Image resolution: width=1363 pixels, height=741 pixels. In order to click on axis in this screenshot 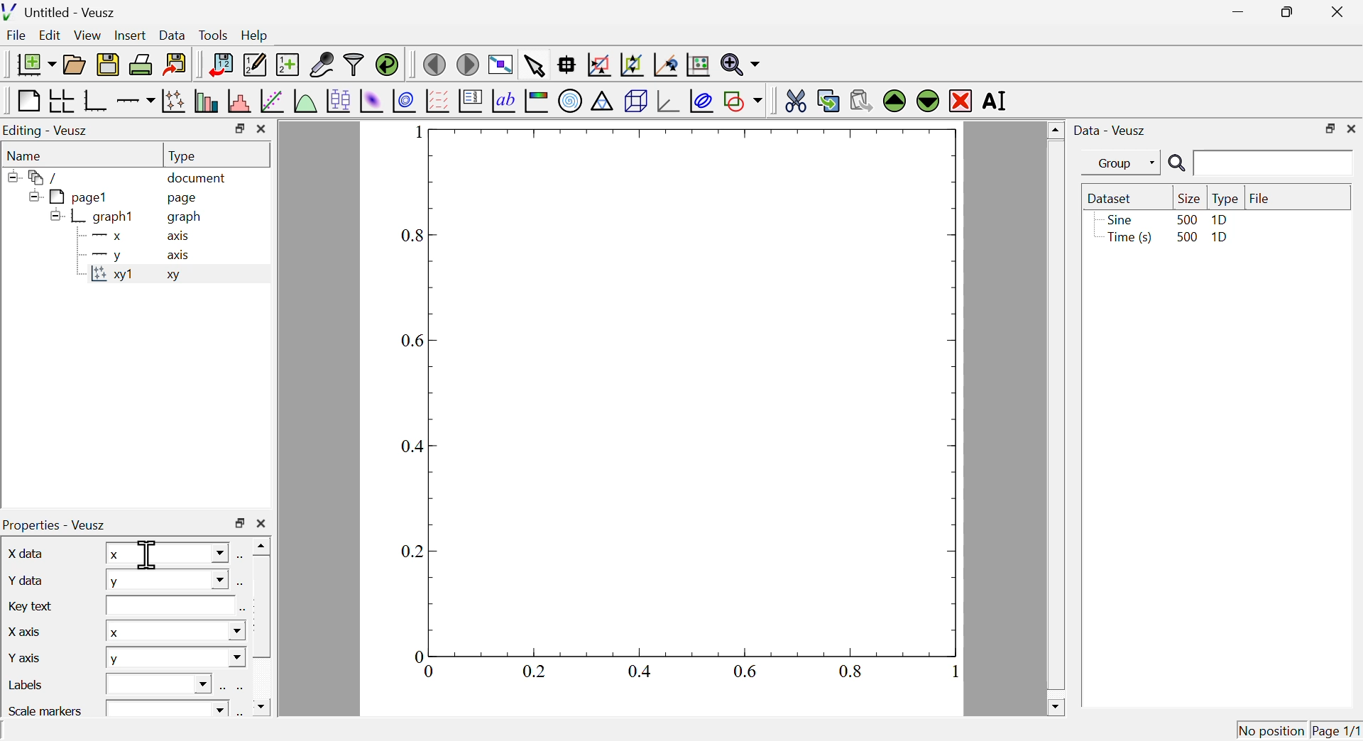, I will do `click(180, 256)`.